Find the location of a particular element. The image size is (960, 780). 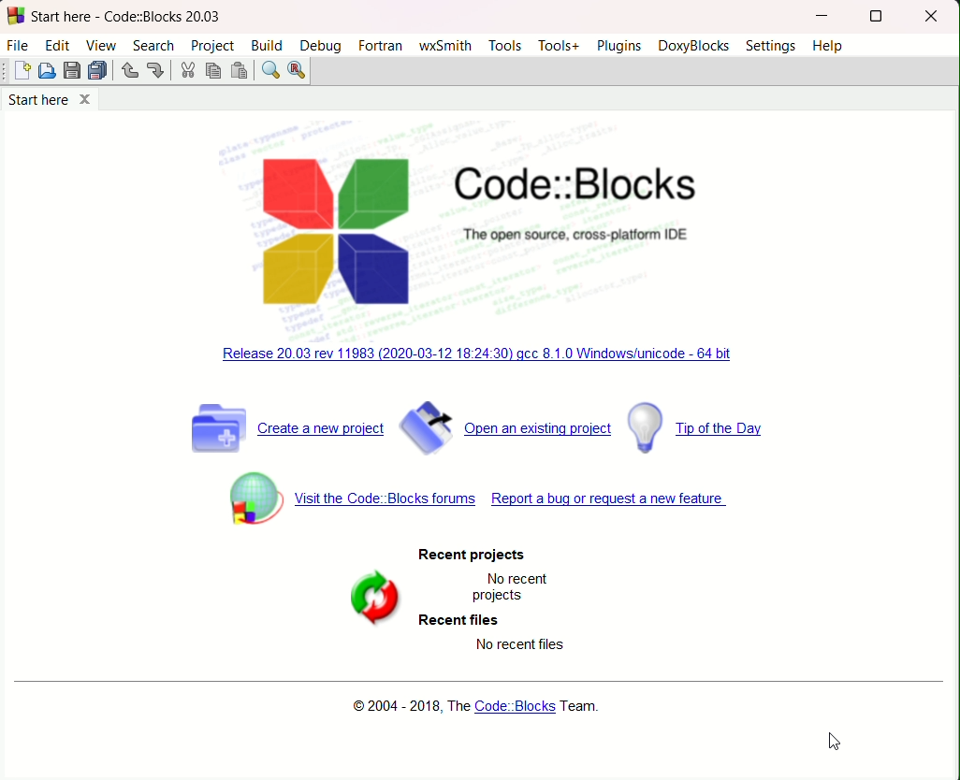

fortran is located at coordinates (380, 45).